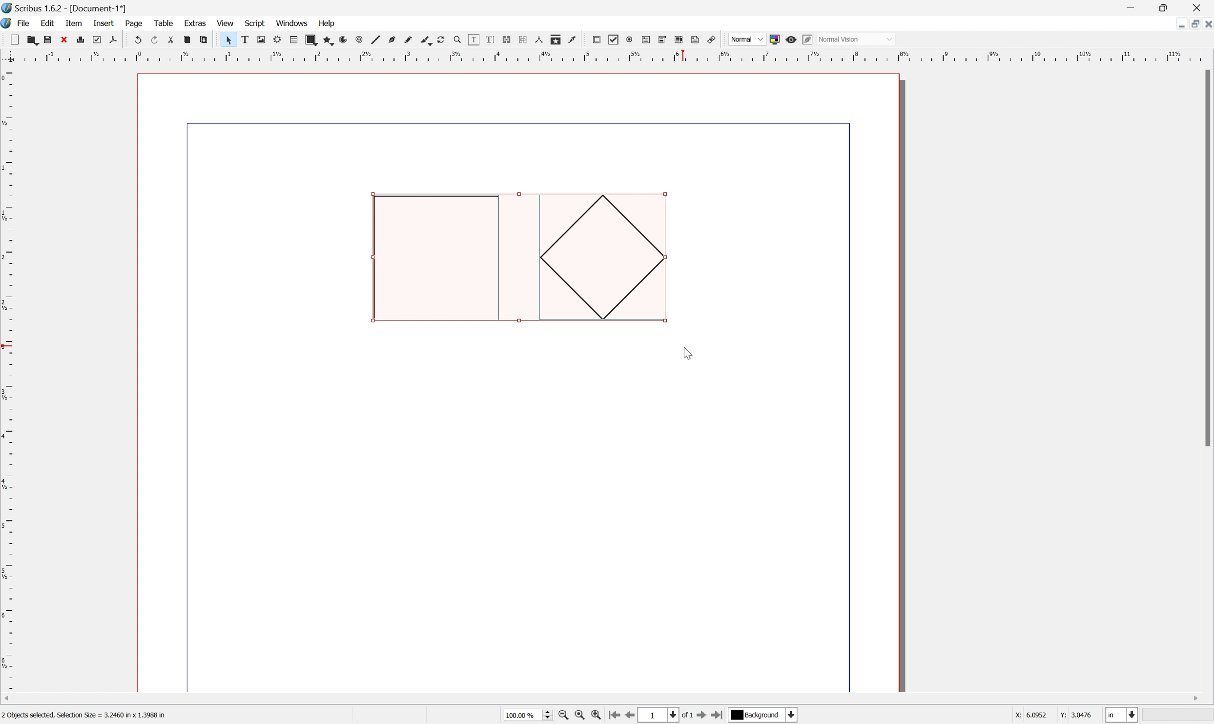  Describe the element at coordinates (562, 716) in the screenshot. I see `Zoom in` at that location.